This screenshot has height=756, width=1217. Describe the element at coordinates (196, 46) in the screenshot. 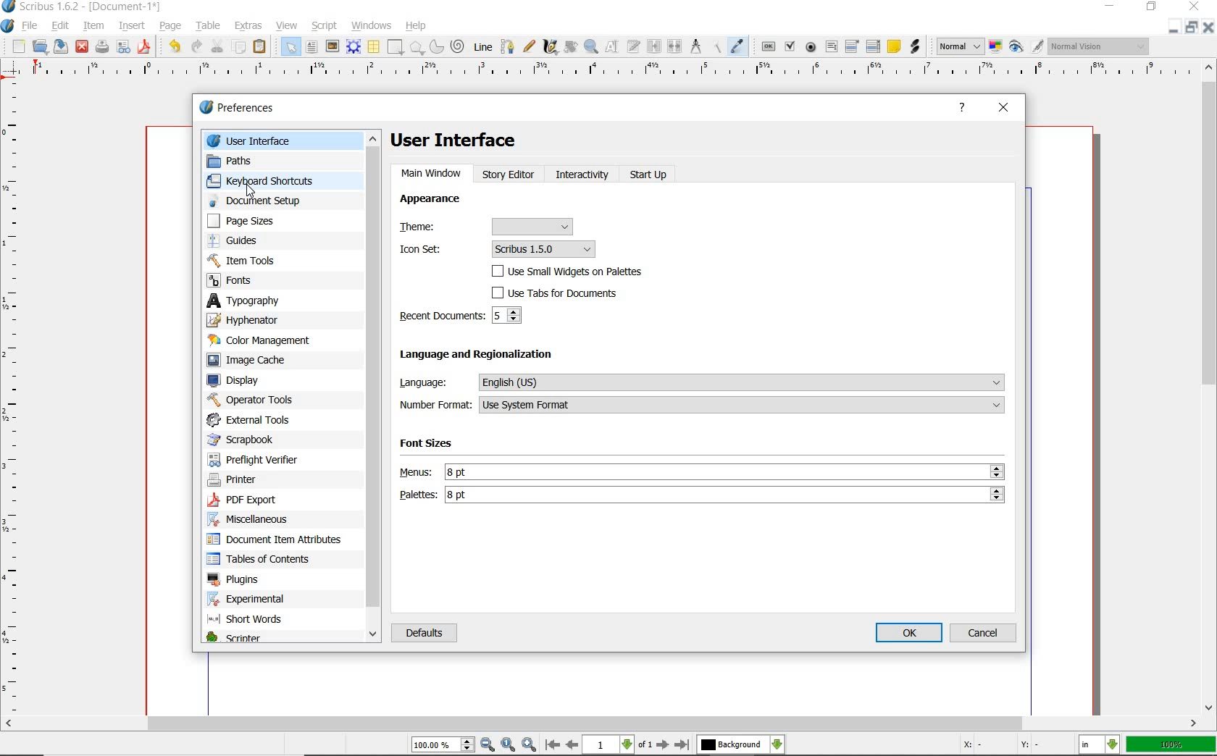

I see `redo` at that location.